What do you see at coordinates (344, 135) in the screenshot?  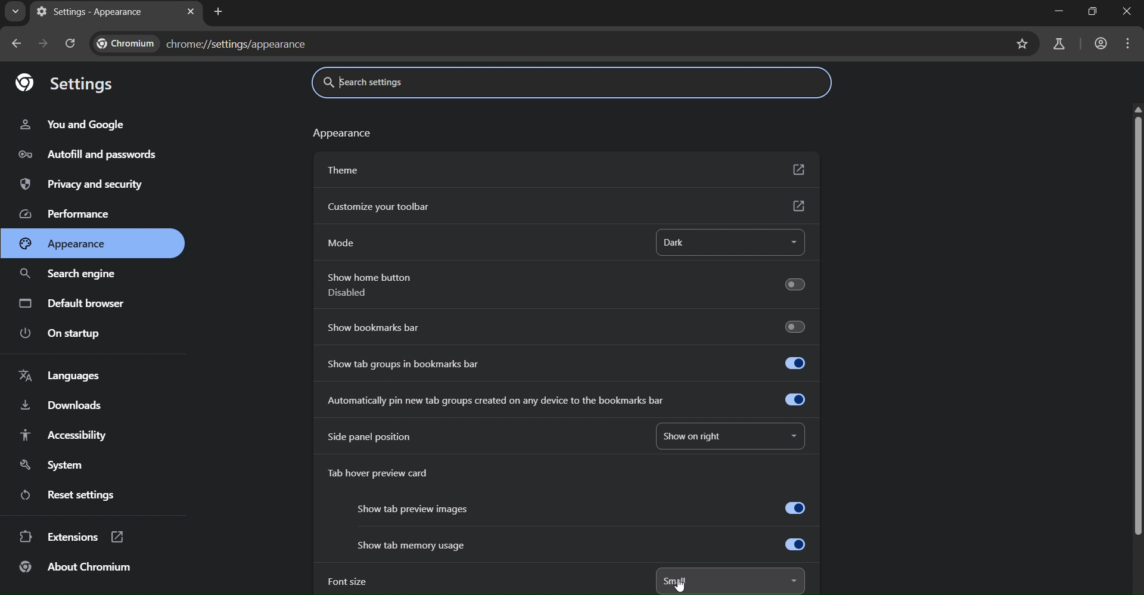 I see `text` at bounding box center [344, 135].